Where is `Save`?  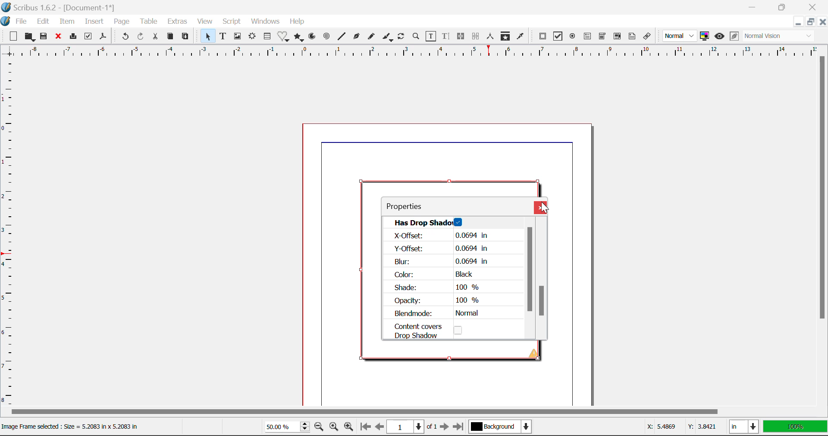 Save is located at coordinates (44, 38).